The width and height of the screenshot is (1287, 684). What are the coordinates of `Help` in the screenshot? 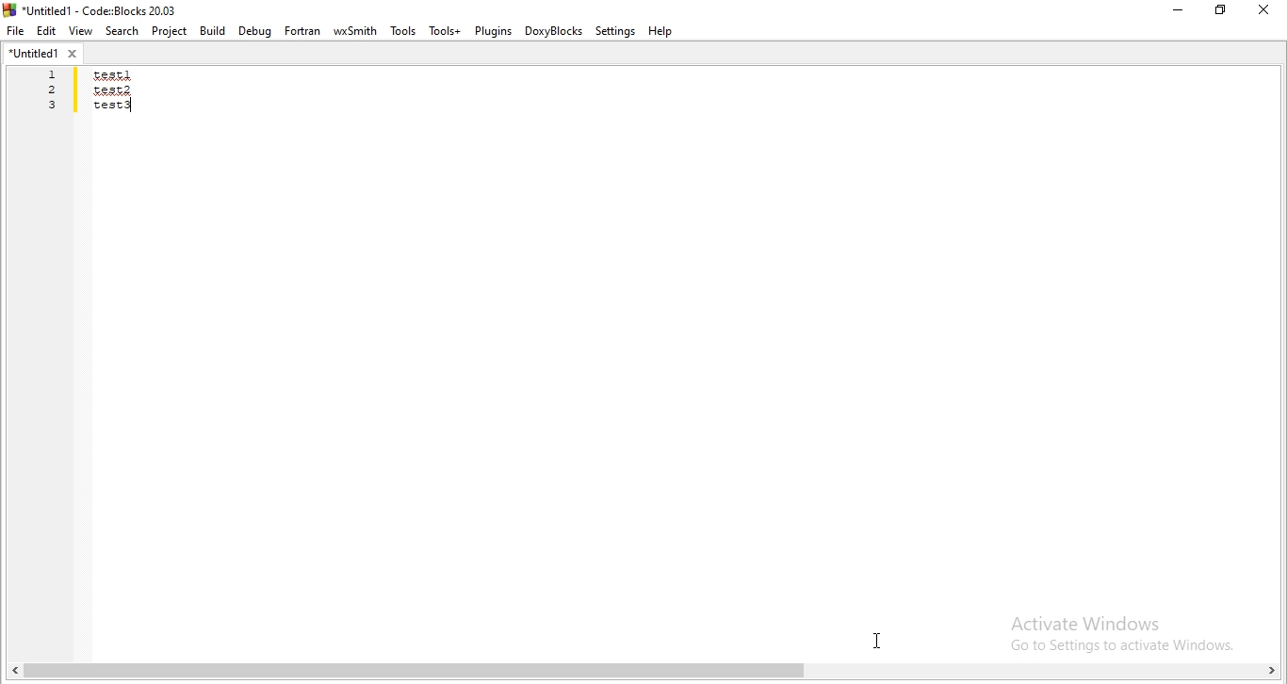 It's located at (661, 32).